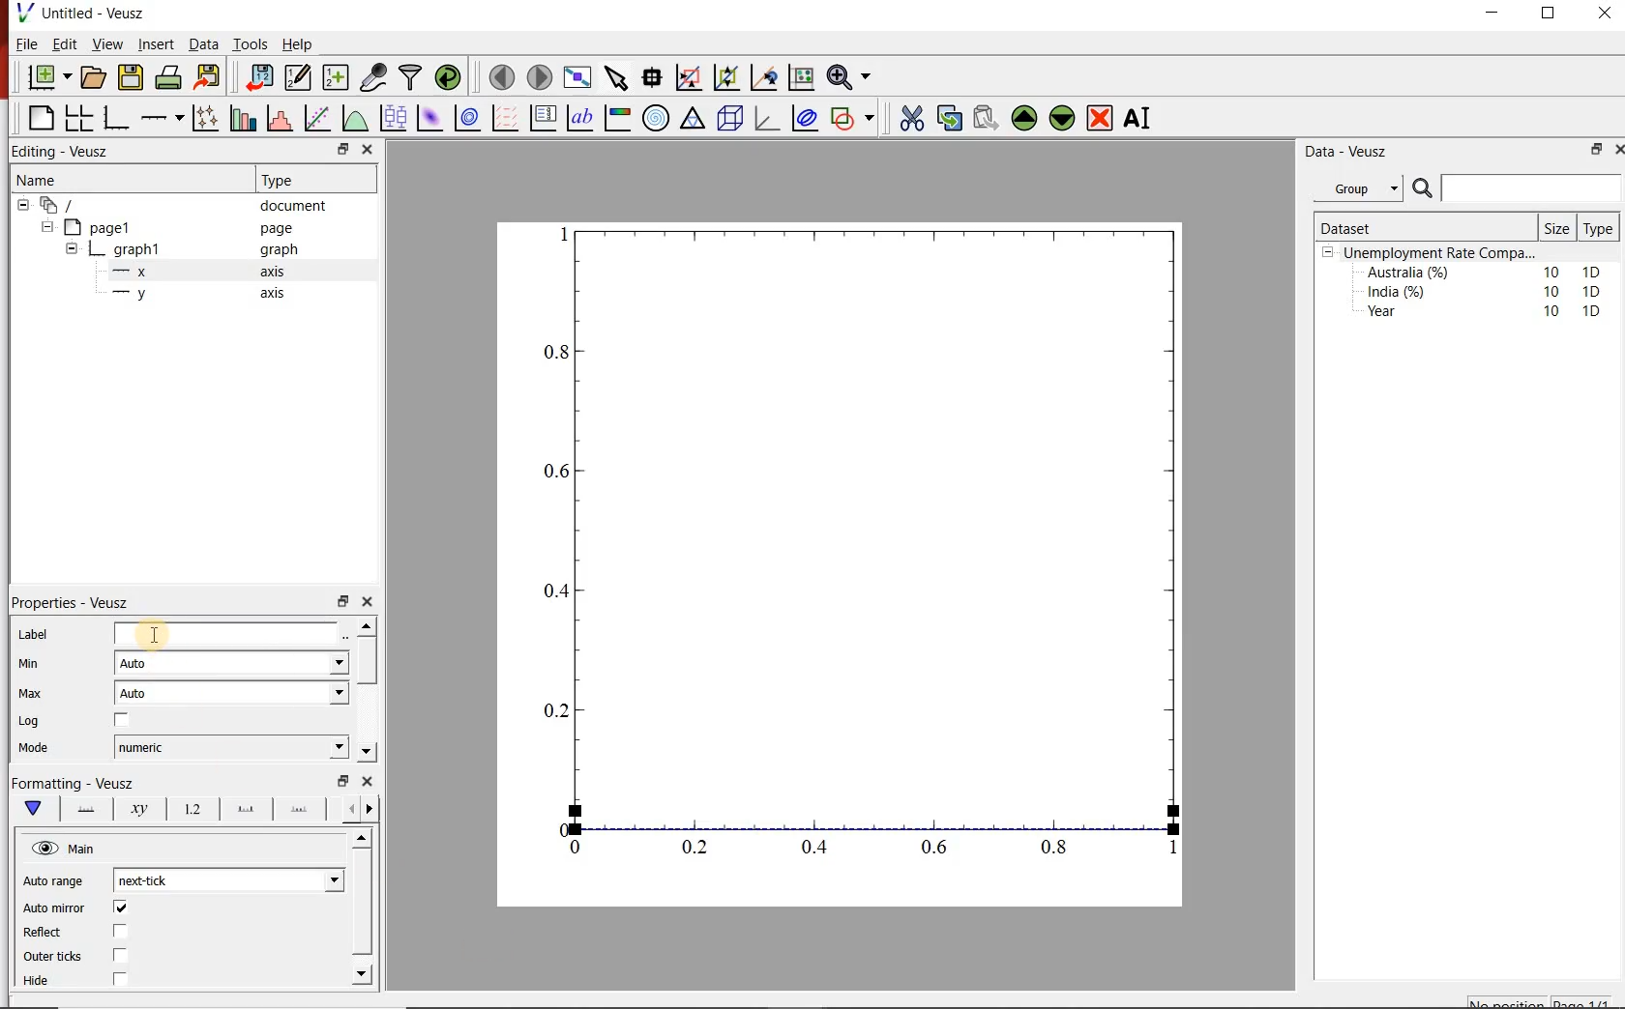  What do you see at coordinates (1486, 291) in the screenshot?
I see `India (%) 10 1D` at bounding box center [1486, 291].